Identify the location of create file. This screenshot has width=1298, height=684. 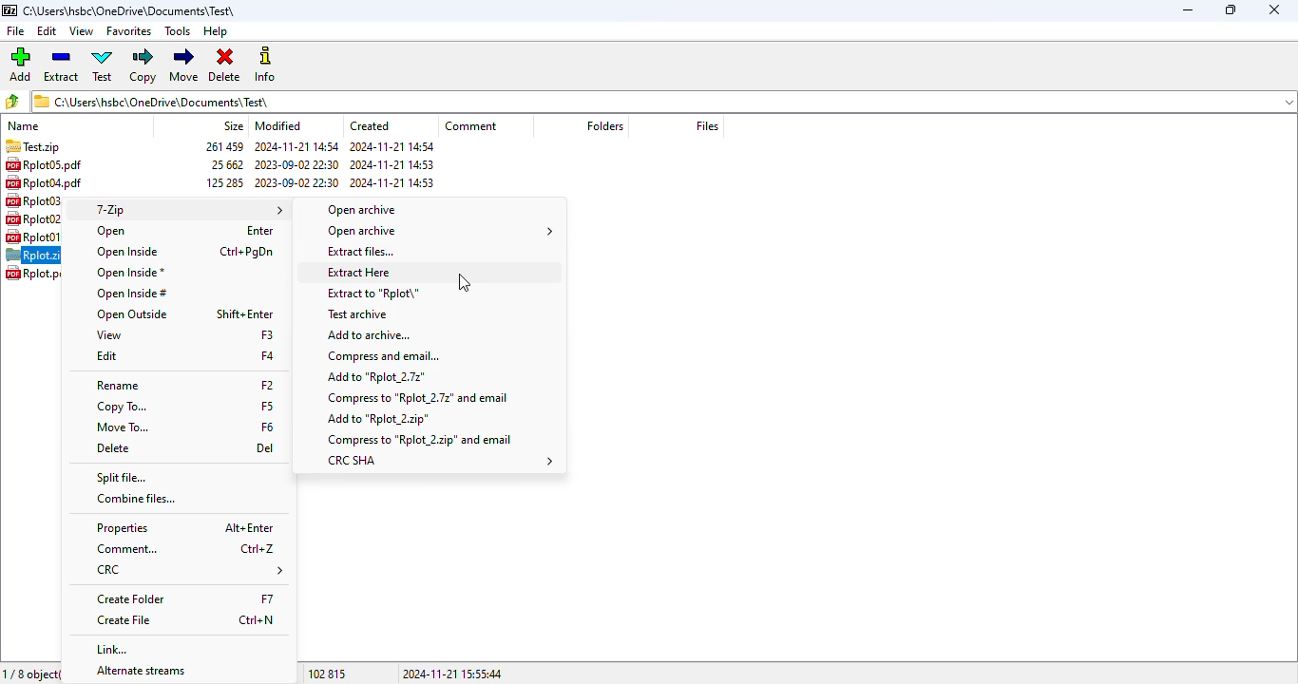
(124, 620).